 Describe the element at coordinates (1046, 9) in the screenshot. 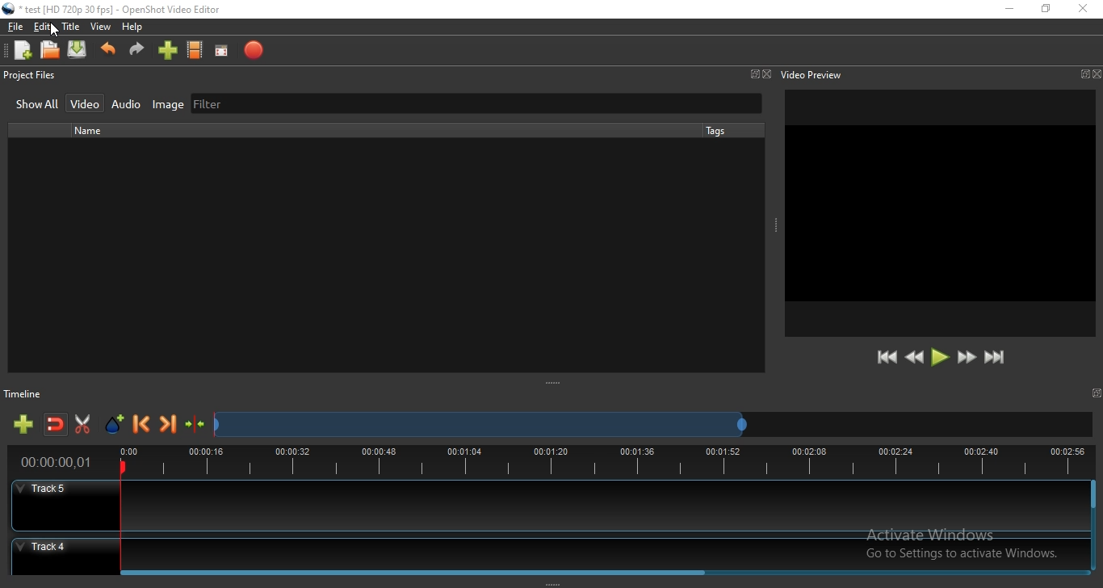

I see `Restore` at that location.